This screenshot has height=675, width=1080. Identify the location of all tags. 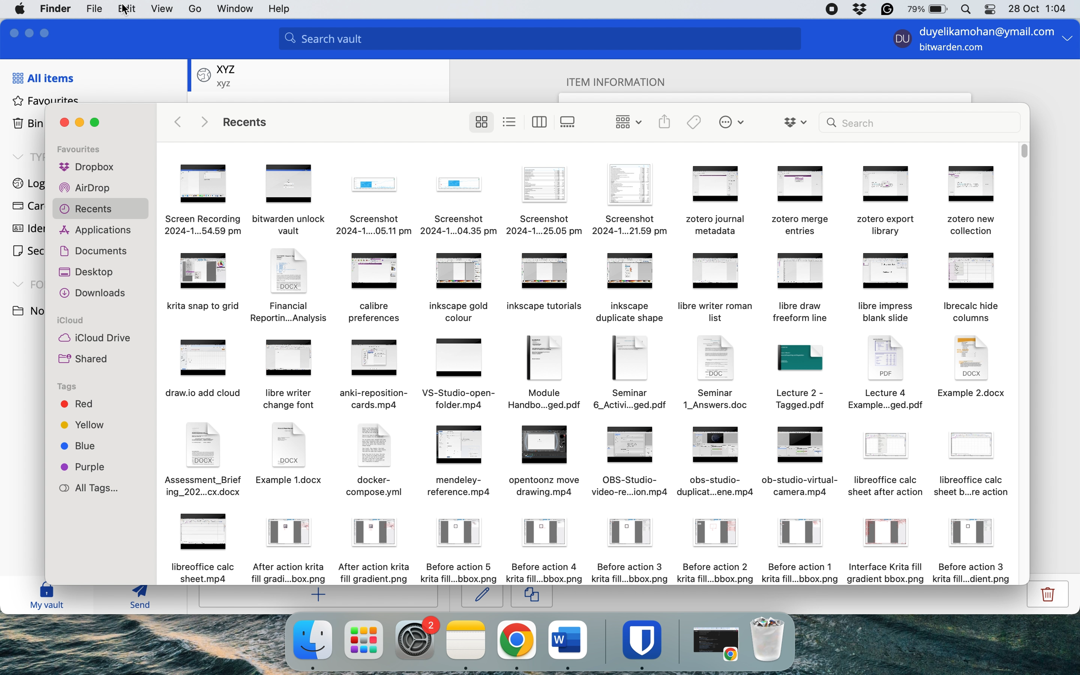
(94, 488).